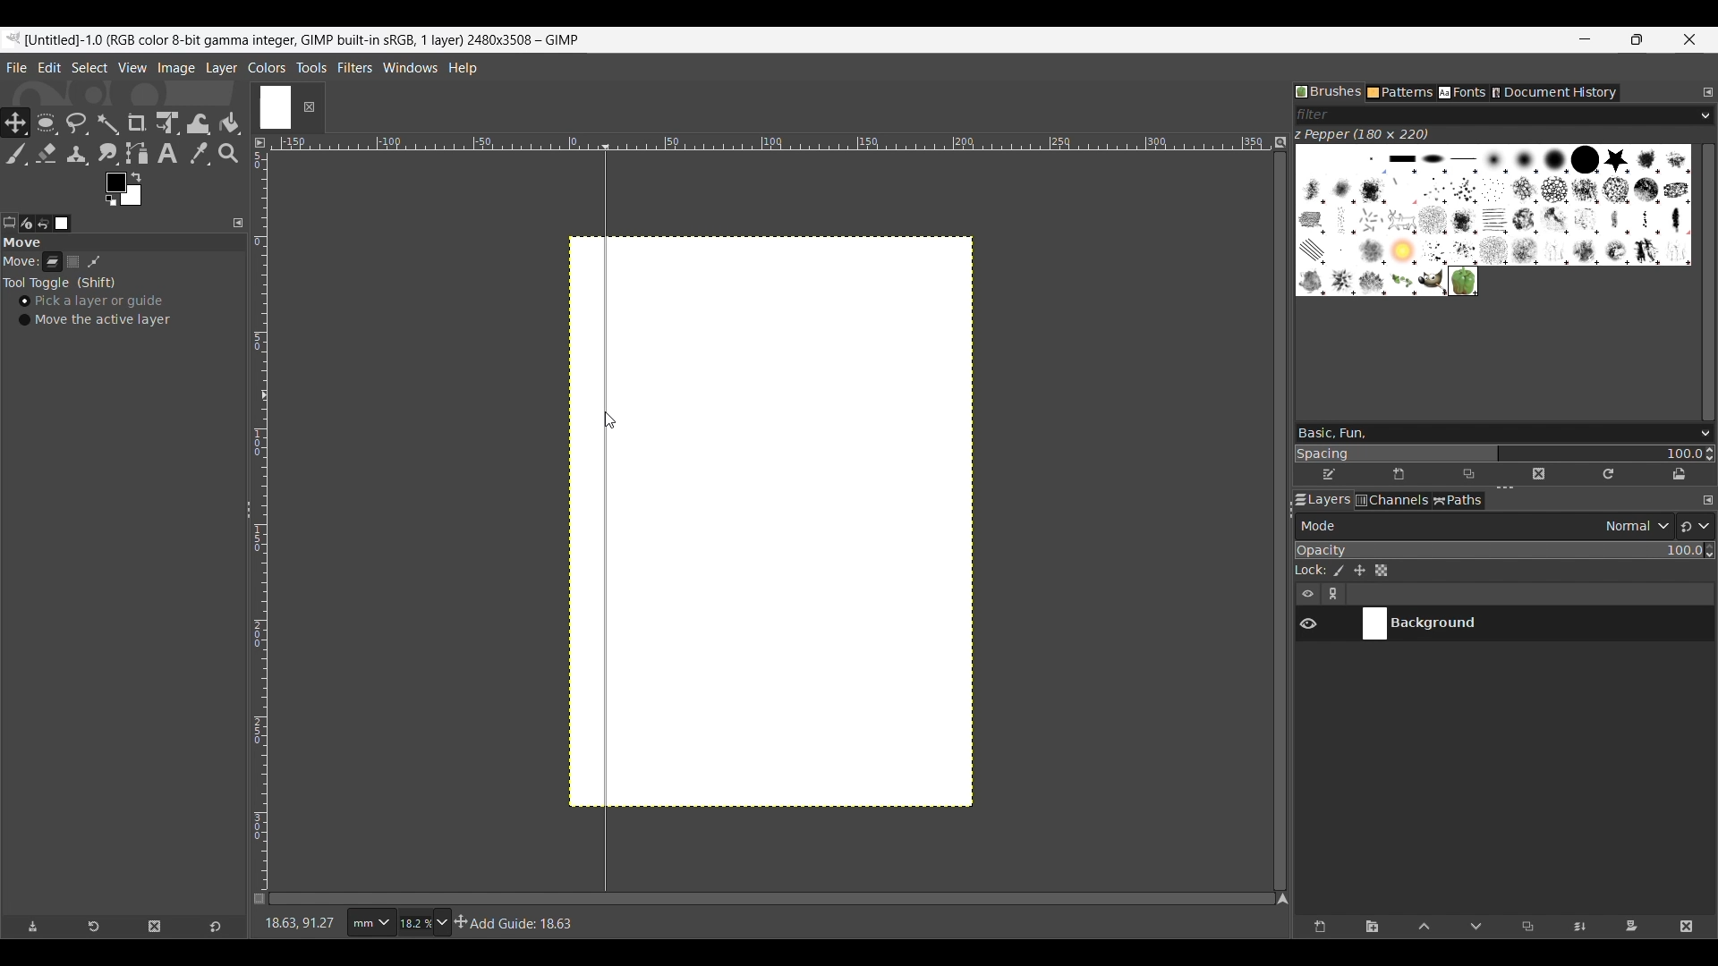  I want to click on Indicates lock settings, so click(1311, 570).